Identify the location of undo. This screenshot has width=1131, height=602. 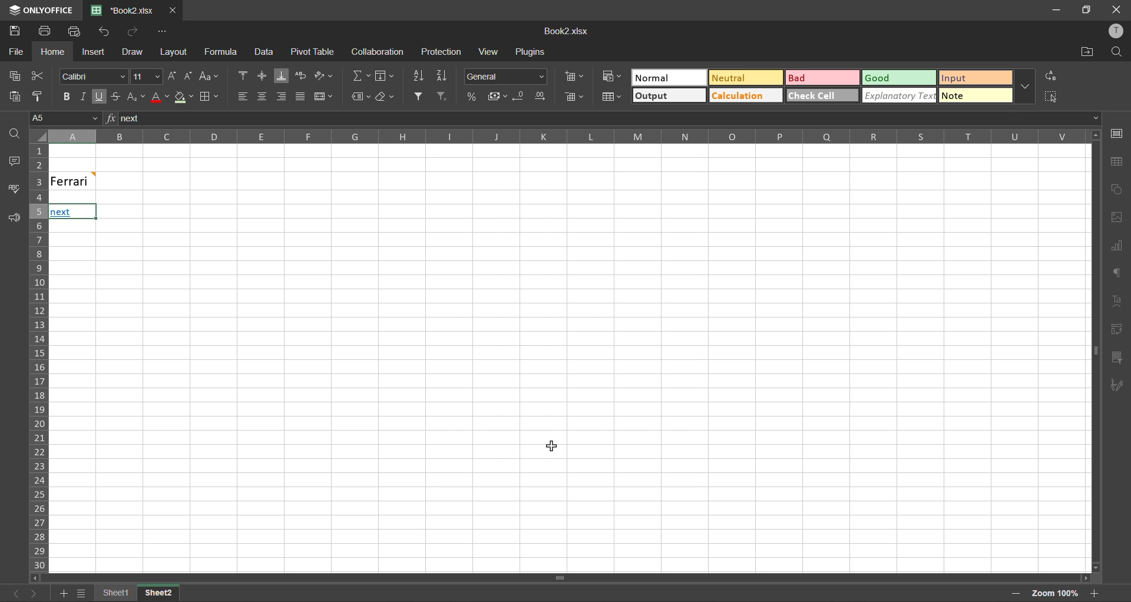
(104, 31).